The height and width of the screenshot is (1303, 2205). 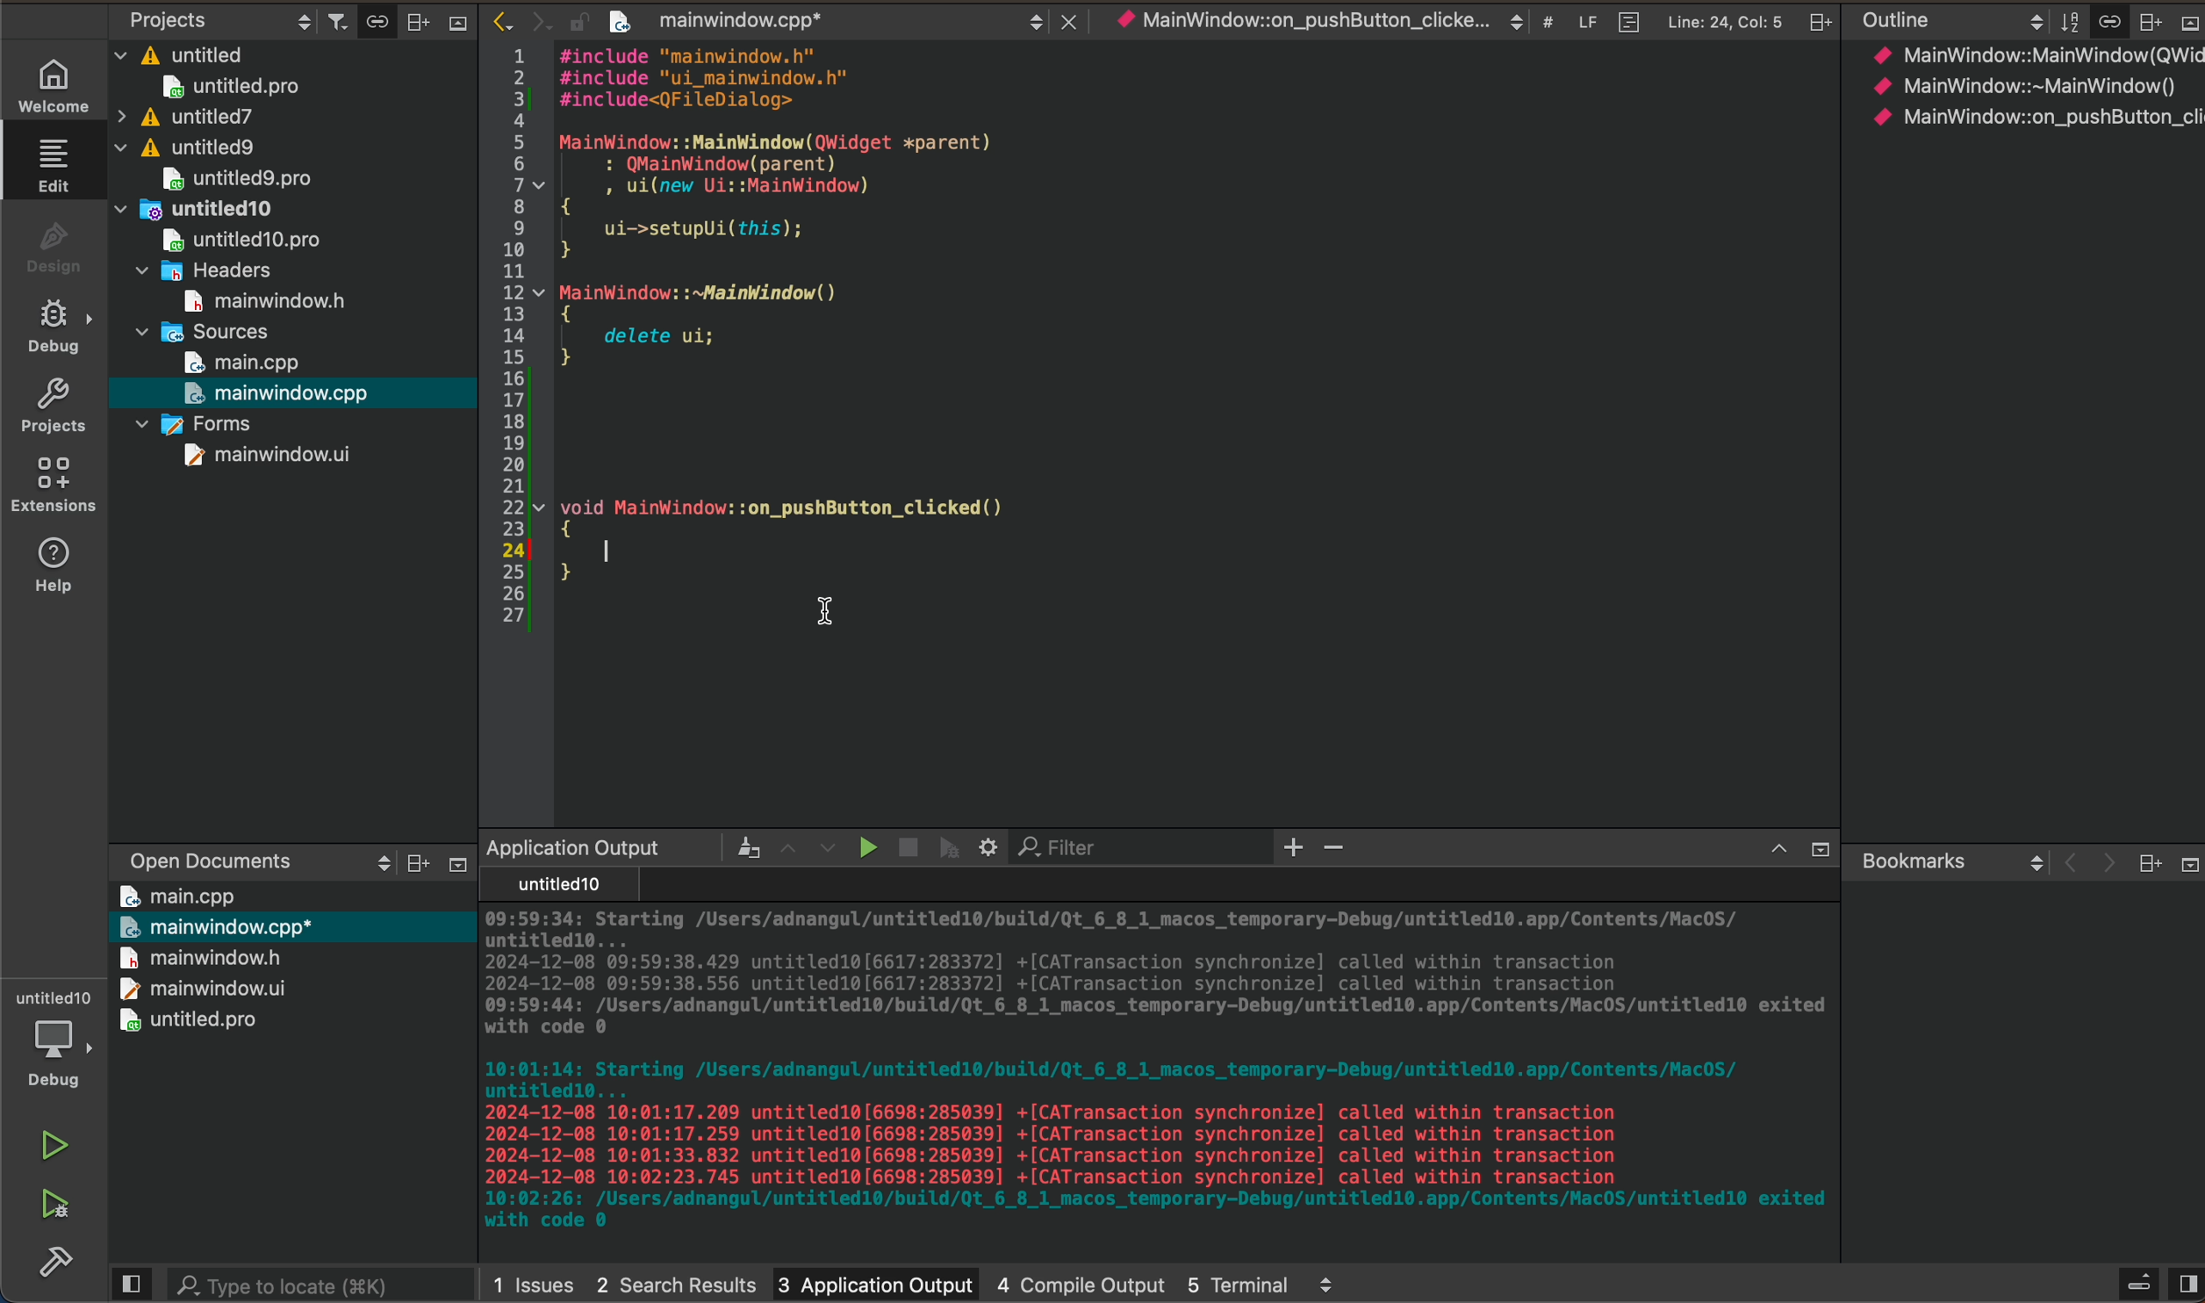 I want to click on , so click(x=2148, y=863).